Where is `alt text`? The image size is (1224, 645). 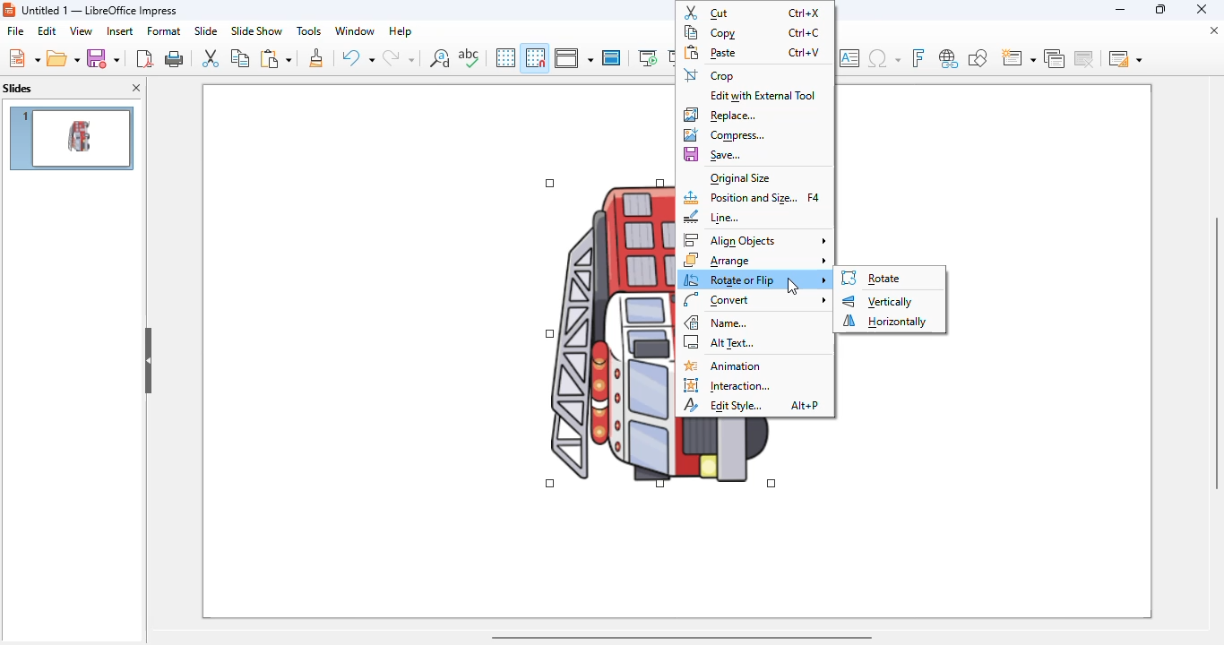 alt text is located at coordinates (720, 342).